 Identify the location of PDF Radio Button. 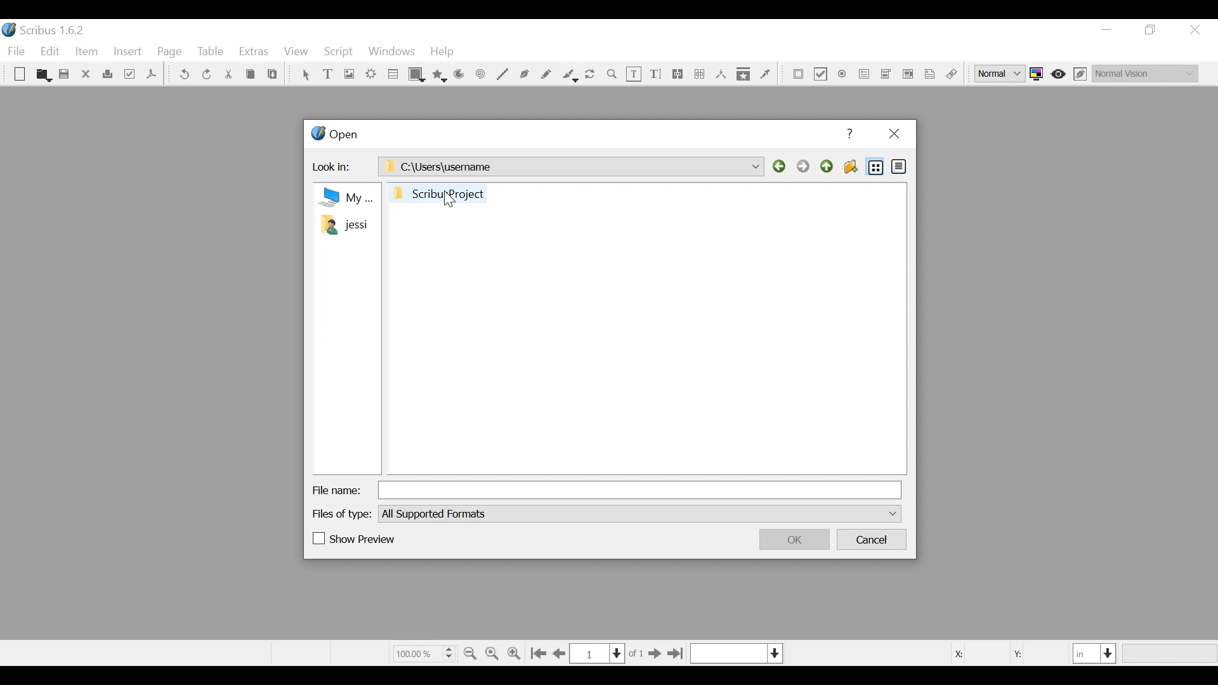
(843, 75).